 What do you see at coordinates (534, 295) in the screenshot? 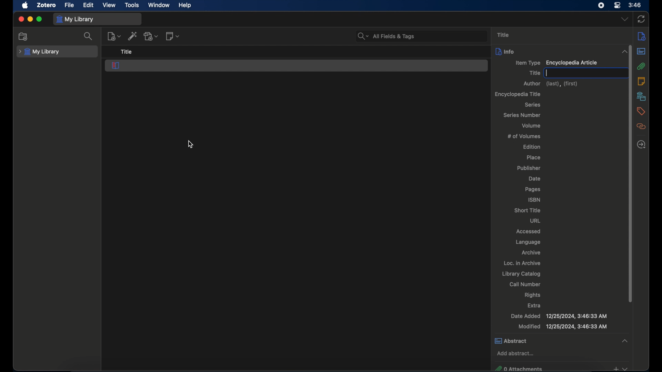
I see `rights` at bounding box center [534, 295].